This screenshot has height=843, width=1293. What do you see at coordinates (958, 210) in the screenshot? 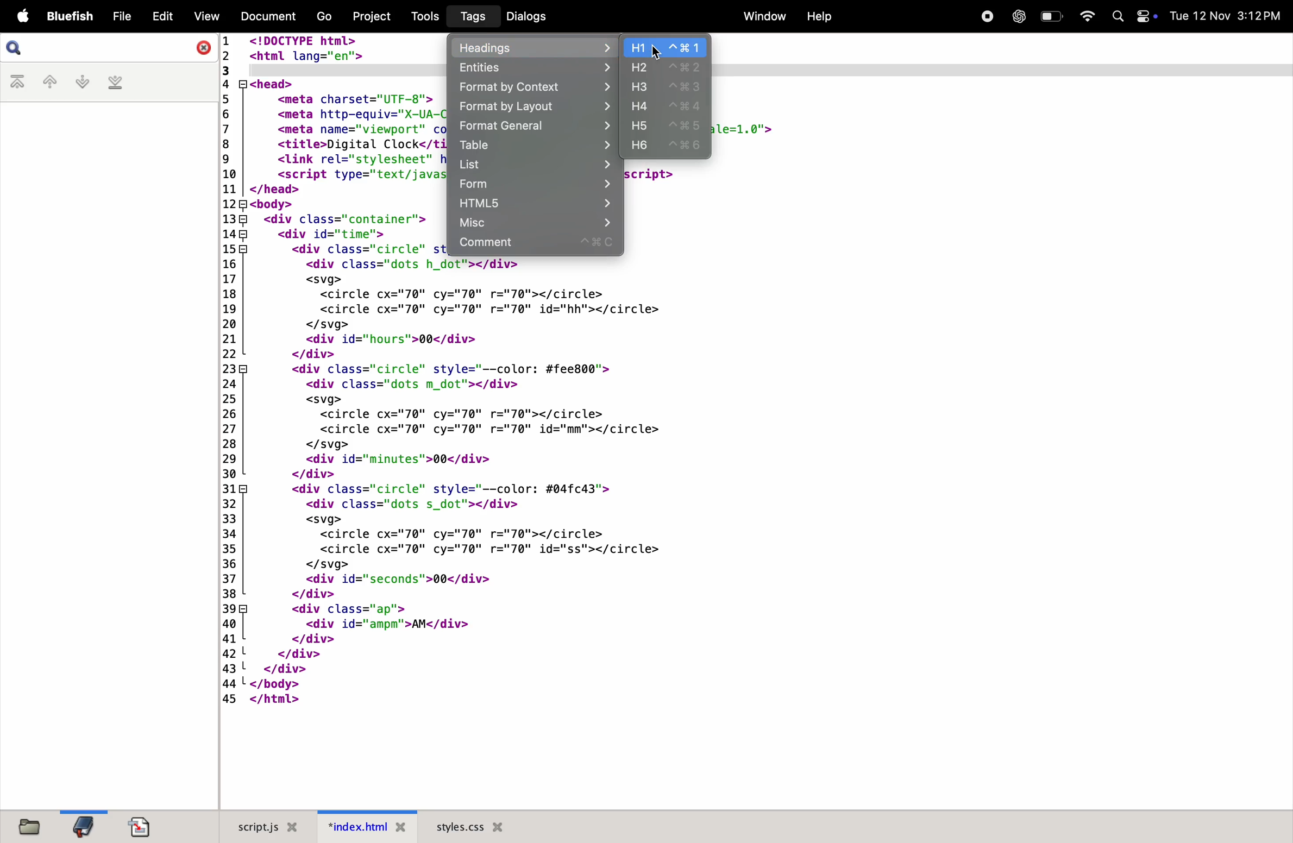
I see `code using html, css, javascript to build a digital clock. The code contains <head> that has a <title> <link> and <script type>. <Body> contains different <id> and <class>` at bounding box center [958, 210].